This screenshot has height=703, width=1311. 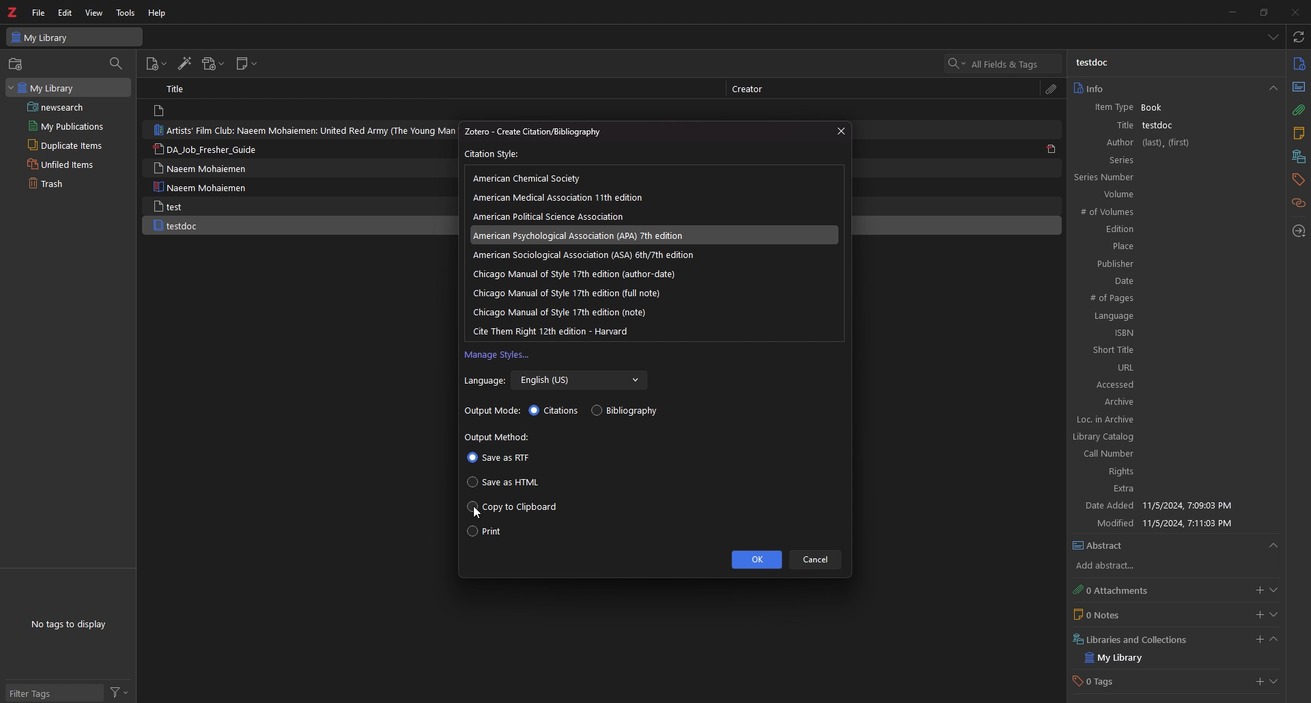 I want to click on # of Volumes, so click(x=1164, y=213).